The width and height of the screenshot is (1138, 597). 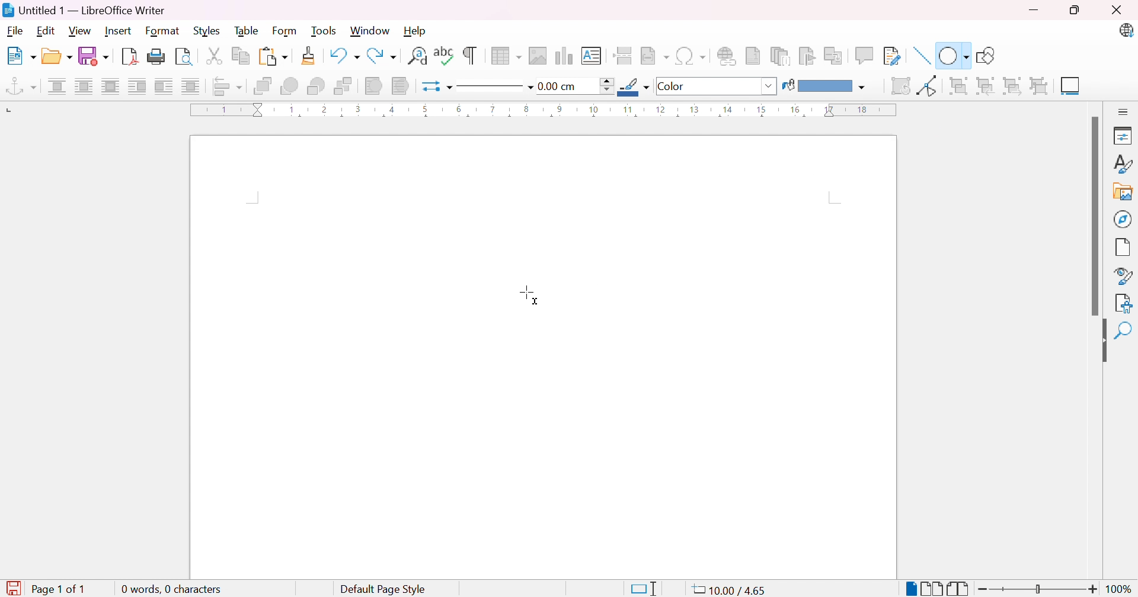 I want to click on Sidebar settings, so click(x=1124, y=112).